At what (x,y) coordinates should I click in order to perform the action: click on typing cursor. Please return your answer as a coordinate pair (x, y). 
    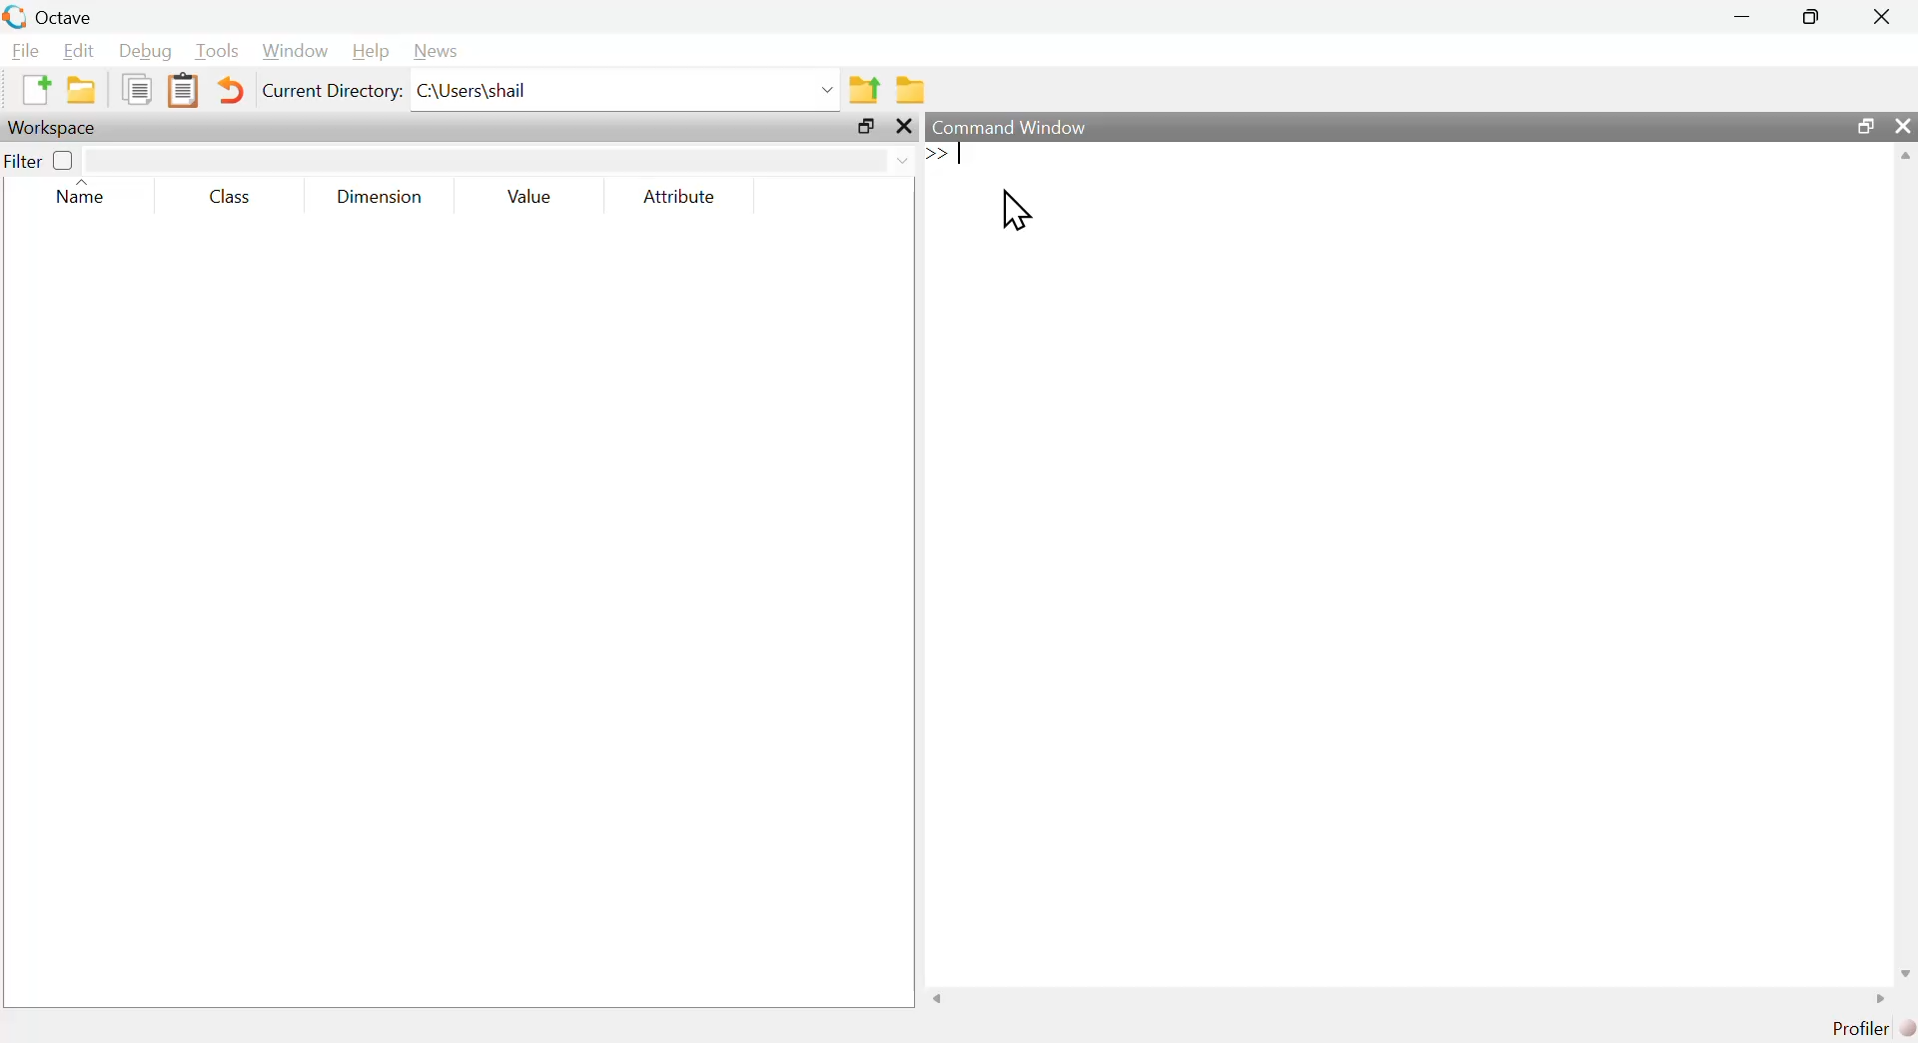
    Looking at the image, I should click on (953, 157).